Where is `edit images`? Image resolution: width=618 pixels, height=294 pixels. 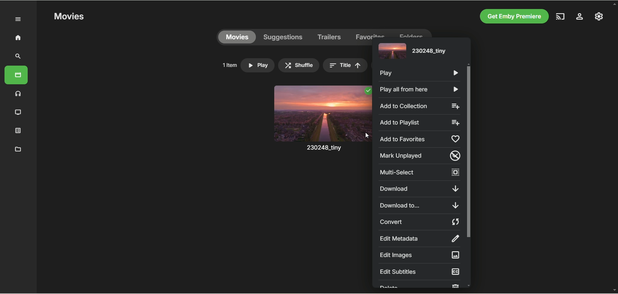 edit images is located at coordinates (419, 255).